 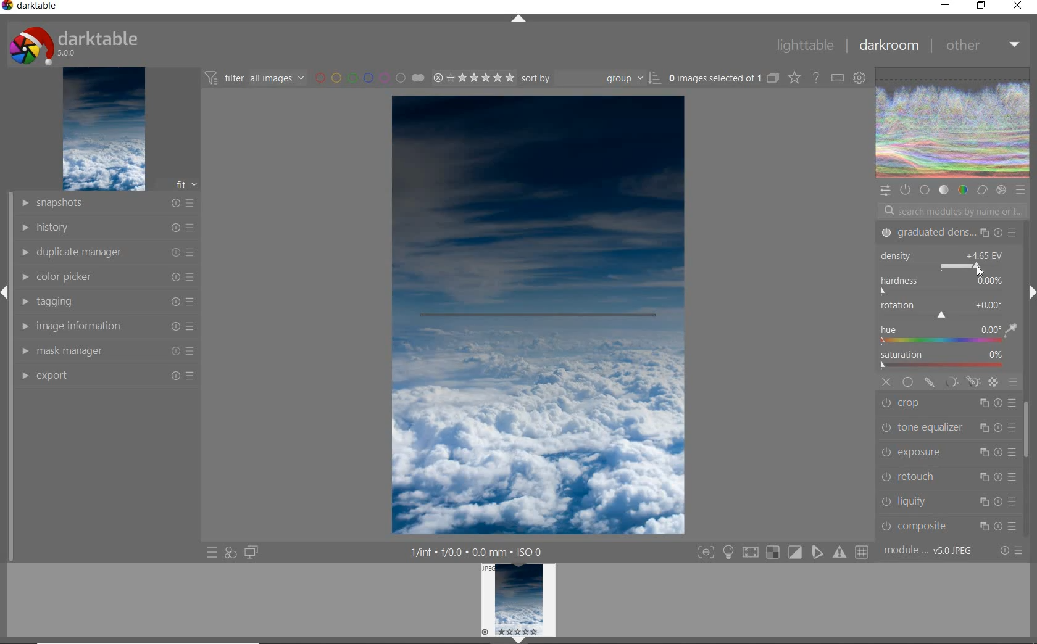 I want to click on MINIMIZE, so click(x=945, y=4).